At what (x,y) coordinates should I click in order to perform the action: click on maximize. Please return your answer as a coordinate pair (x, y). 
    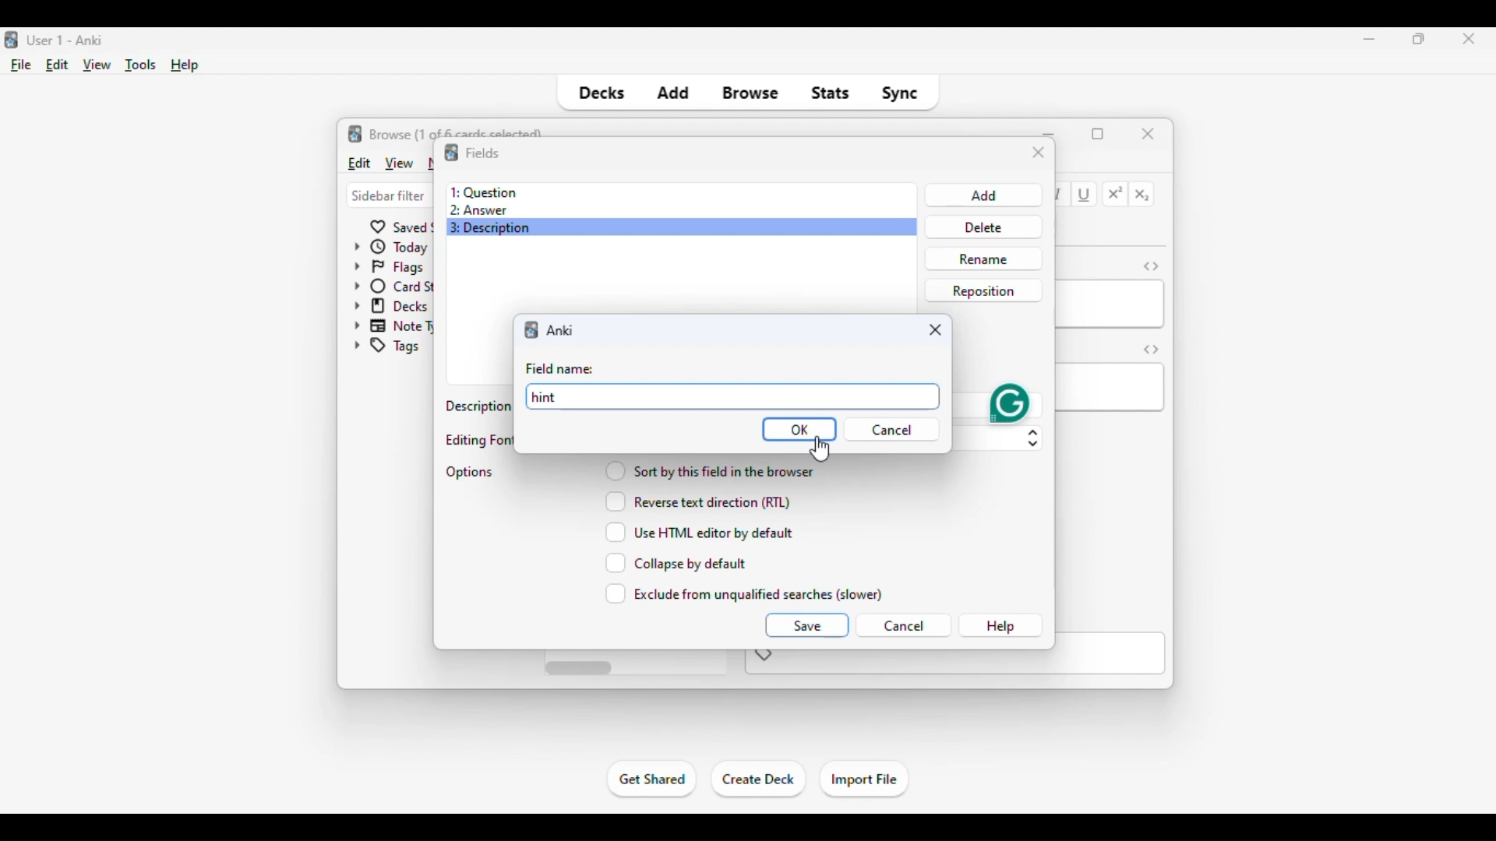
    Looking at the image, I should click on (1098, 134).